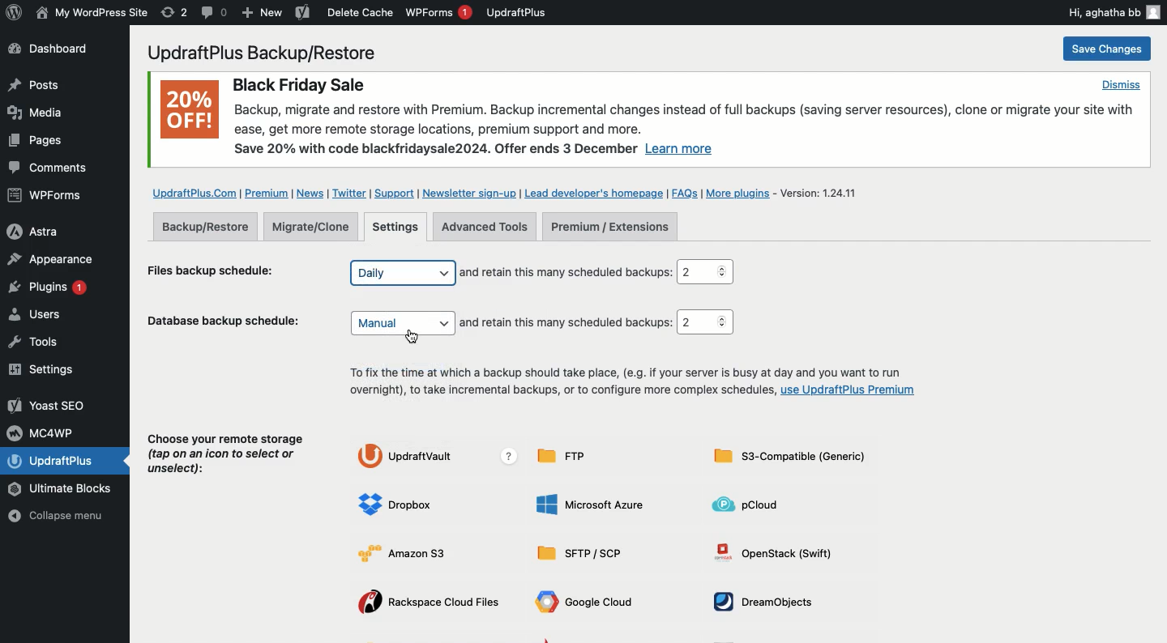  I want to click on WPForms 1, so click(438, 12).